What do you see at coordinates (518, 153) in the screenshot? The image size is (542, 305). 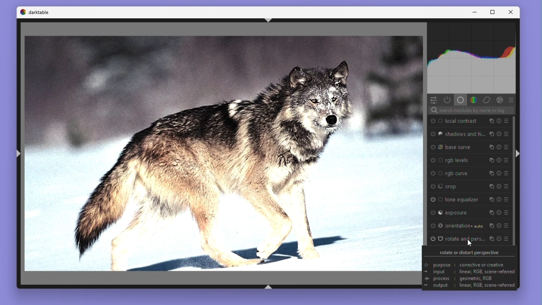 I see `Shift + ctrl + r` at bounding box center [518, 153].